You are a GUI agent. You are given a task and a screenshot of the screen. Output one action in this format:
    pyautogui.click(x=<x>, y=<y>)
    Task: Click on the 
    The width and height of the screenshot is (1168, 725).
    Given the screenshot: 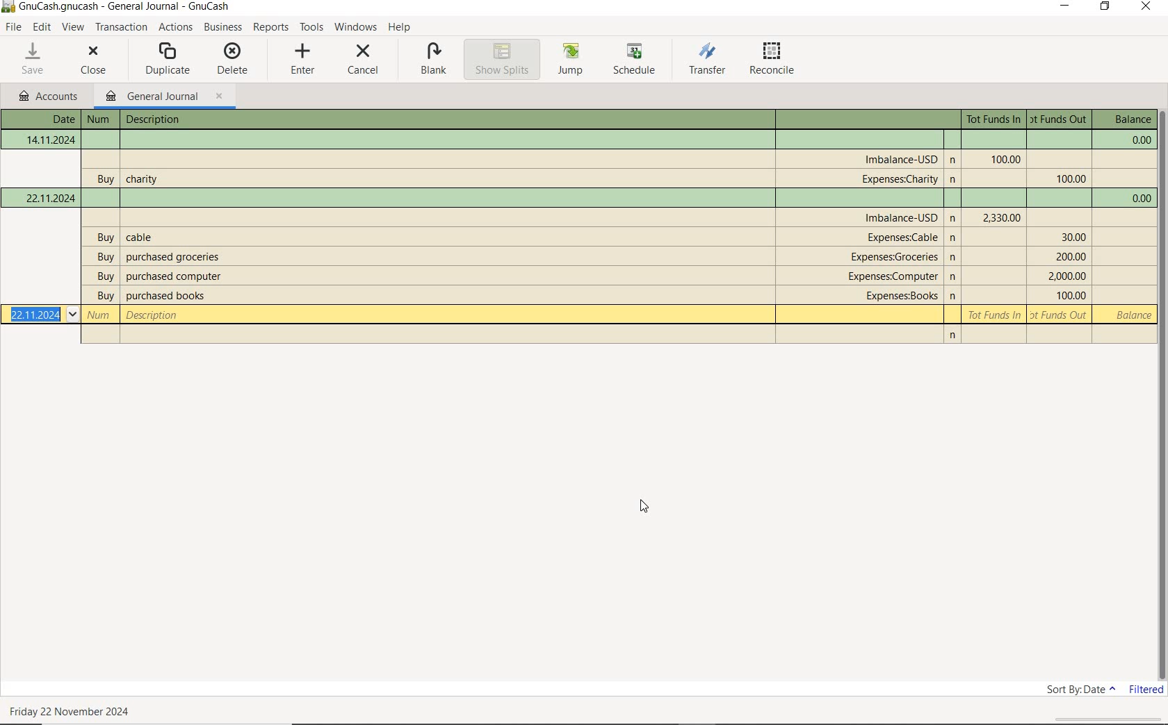 What is the action you would take?
    pyautogui.click(x=955, y=219)
    